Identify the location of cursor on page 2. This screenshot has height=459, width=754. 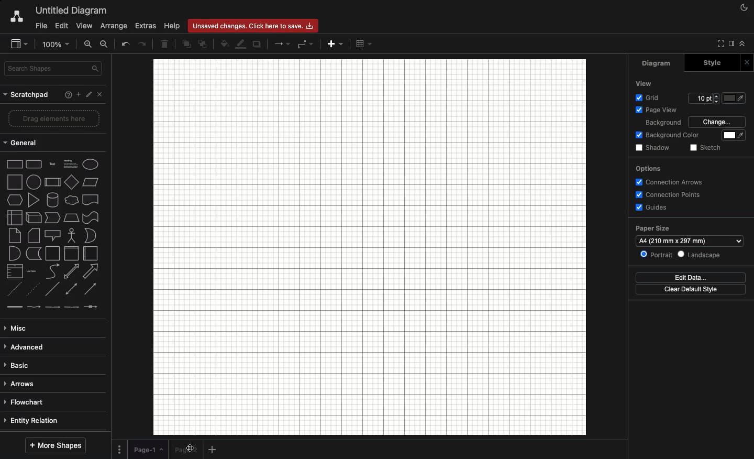
(188, 450).